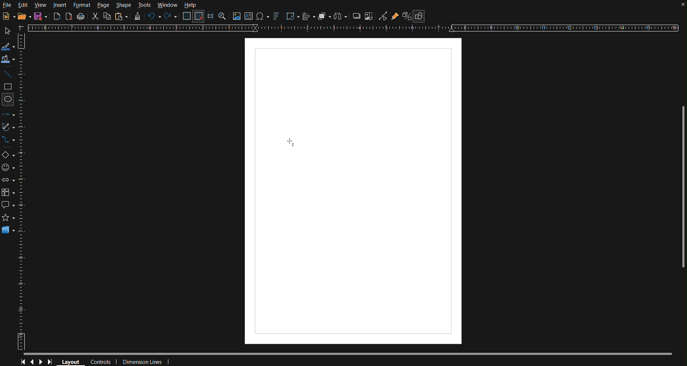 The width and height of the screenshot is (687, 366). What do you see at coordinates (395, 17) in the screenshot?
I see `Gluepoint Function` at bounding box center [395, 17].